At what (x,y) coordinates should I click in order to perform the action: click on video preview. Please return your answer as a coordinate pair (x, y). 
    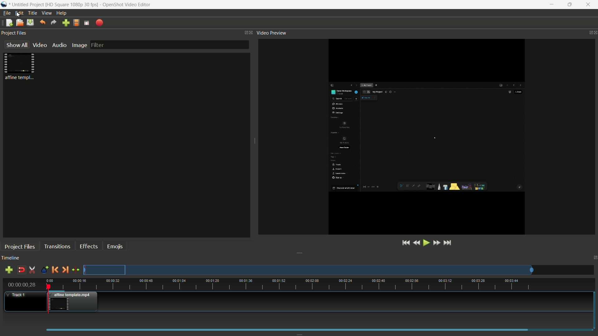
    Looking at the image, I should click on (272, 33).